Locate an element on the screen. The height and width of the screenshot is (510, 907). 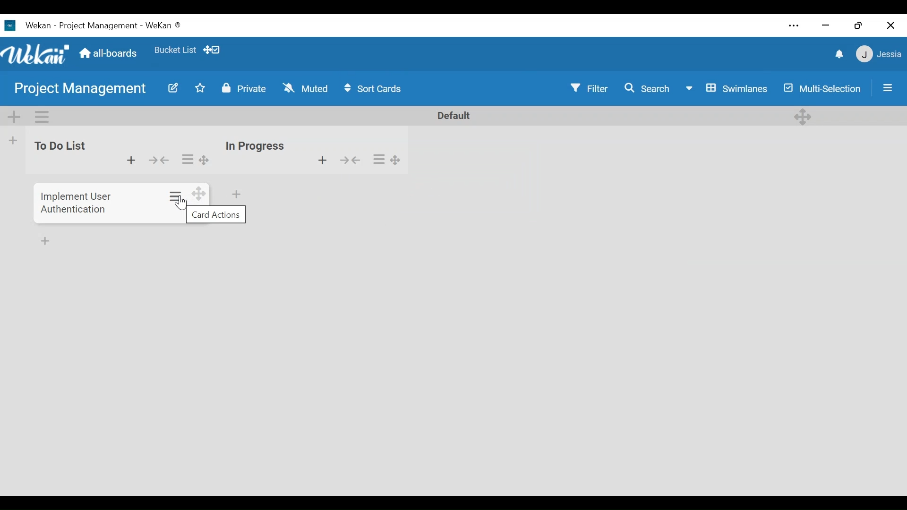
Wekan Desktop Icon is located at coordinates (93, 26).